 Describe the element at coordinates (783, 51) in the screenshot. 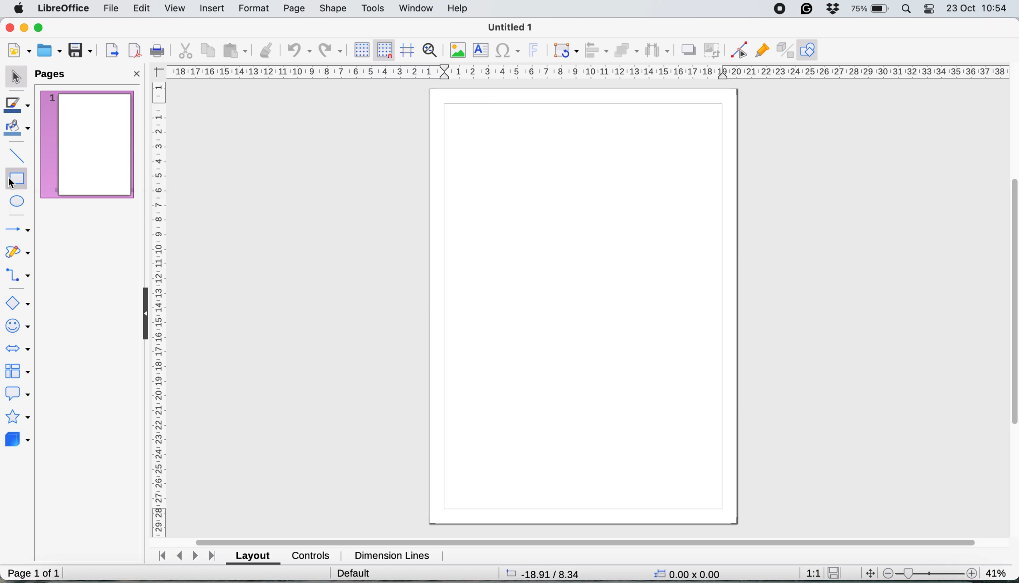

I see `toggle extrusion` at that location.